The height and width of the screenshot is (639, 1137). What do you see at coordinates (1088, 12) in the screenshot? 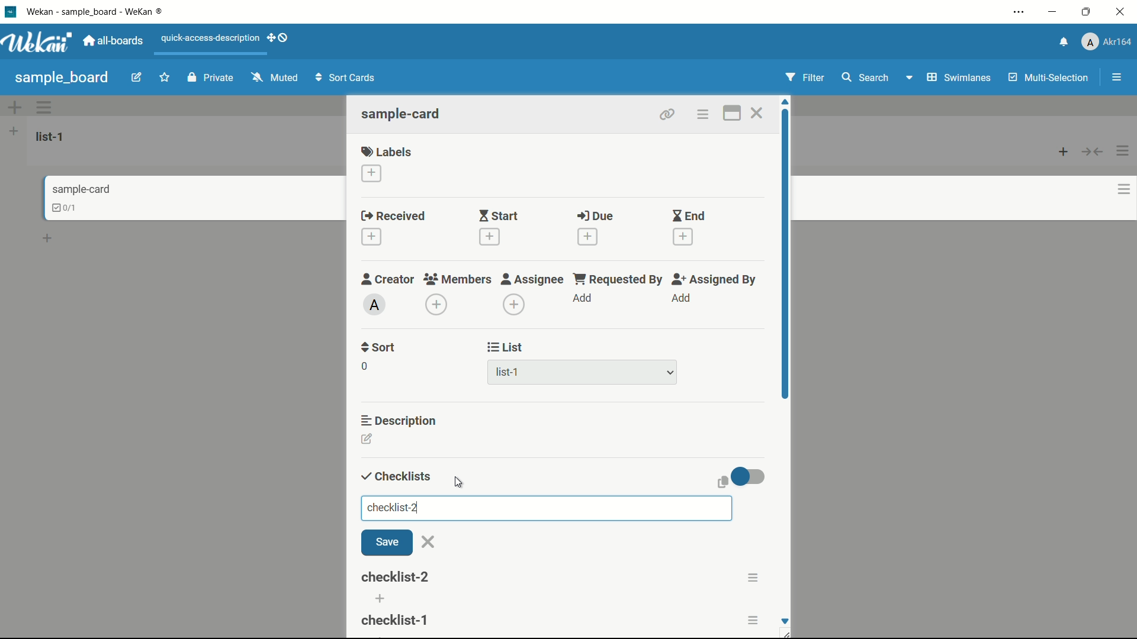
I see `maximize` at bounding box center [1088, 12].